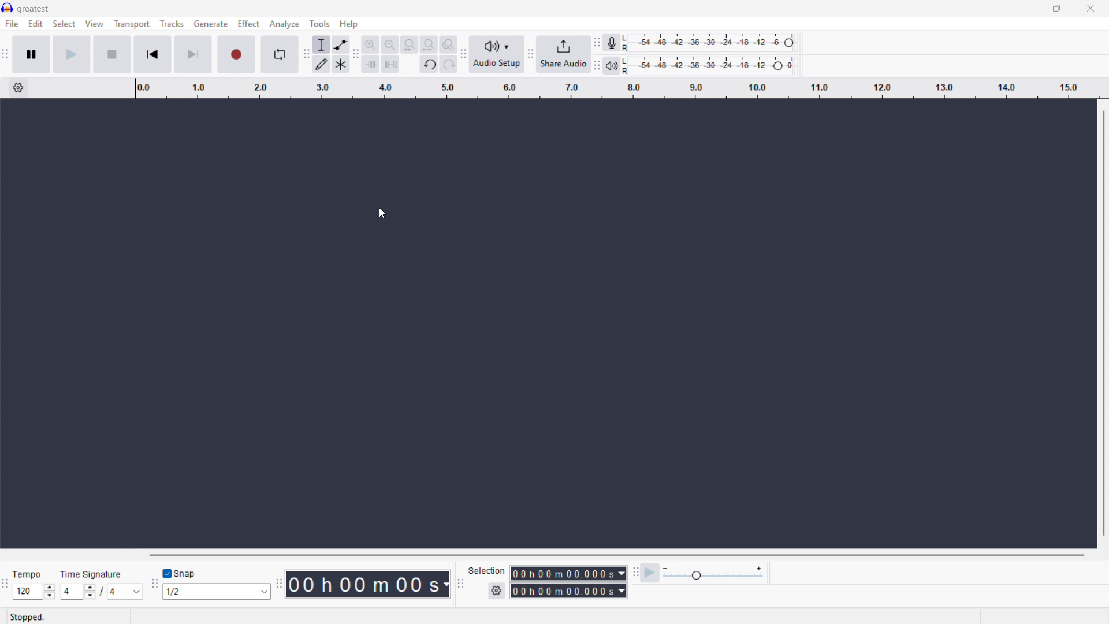  What do you see at coordinates (181, 573) in the screenshot?
I see `toggle snap` at bounding box center [181, 573].